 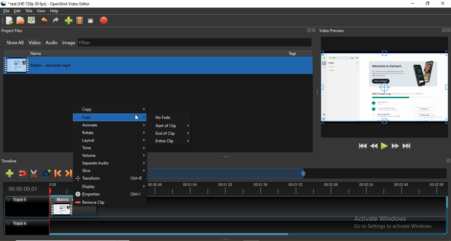 I want to click on Image, so click(x=69, y=44).